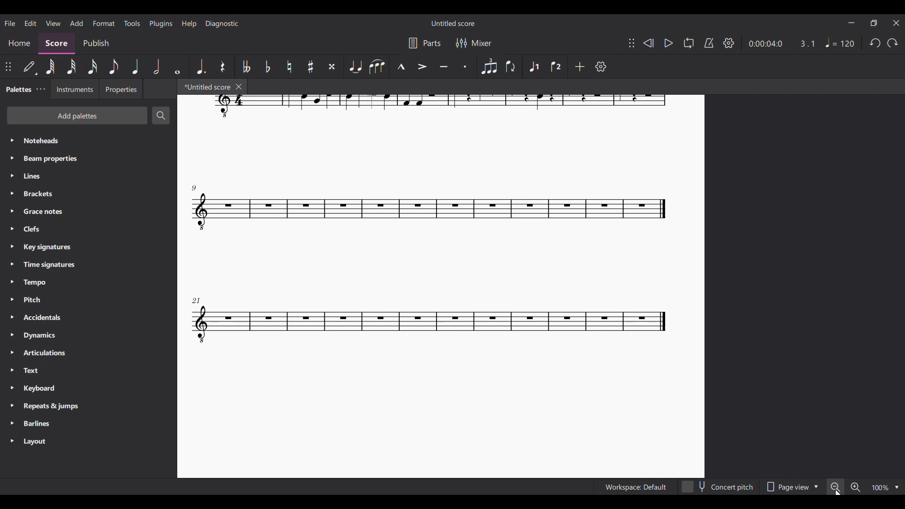 The image size is (905, 509). What do you see at coordinates (53, 23) in the screenshot?
I see `View menu` at bounding box center [53, 23].